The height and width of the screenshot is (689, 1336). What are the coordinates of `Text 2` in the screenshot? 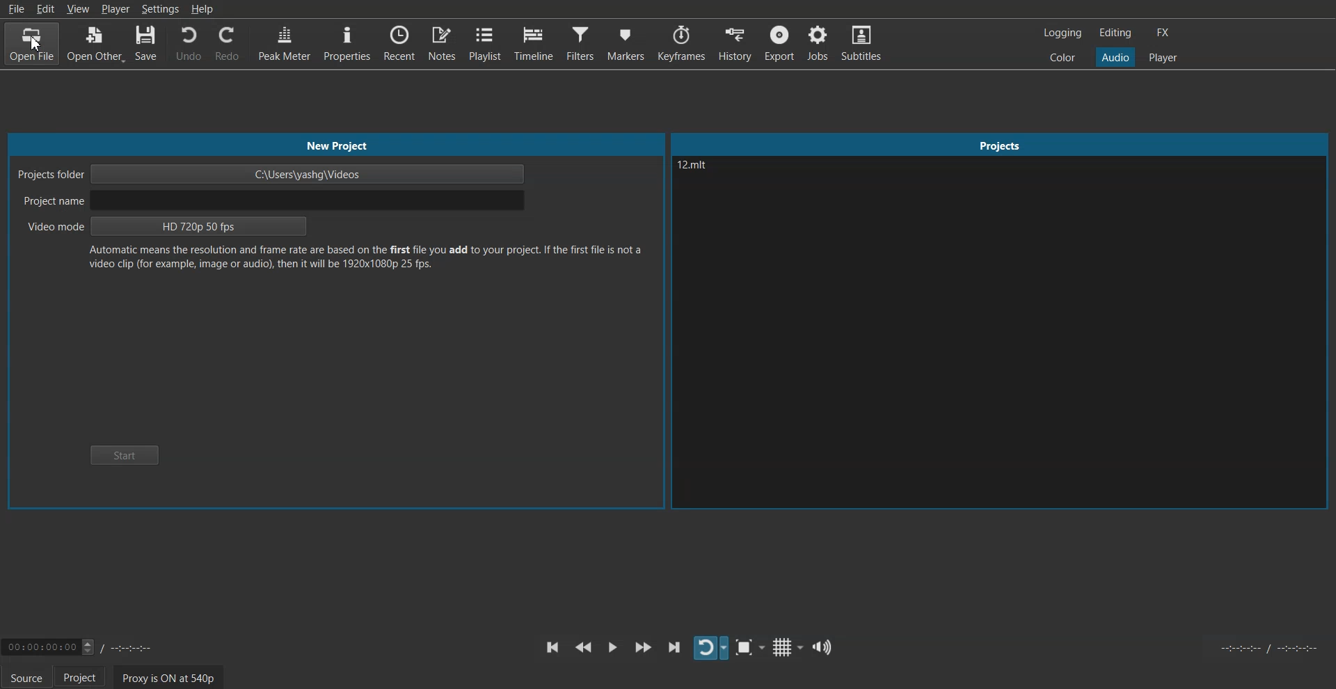 It's located at (367, 261).